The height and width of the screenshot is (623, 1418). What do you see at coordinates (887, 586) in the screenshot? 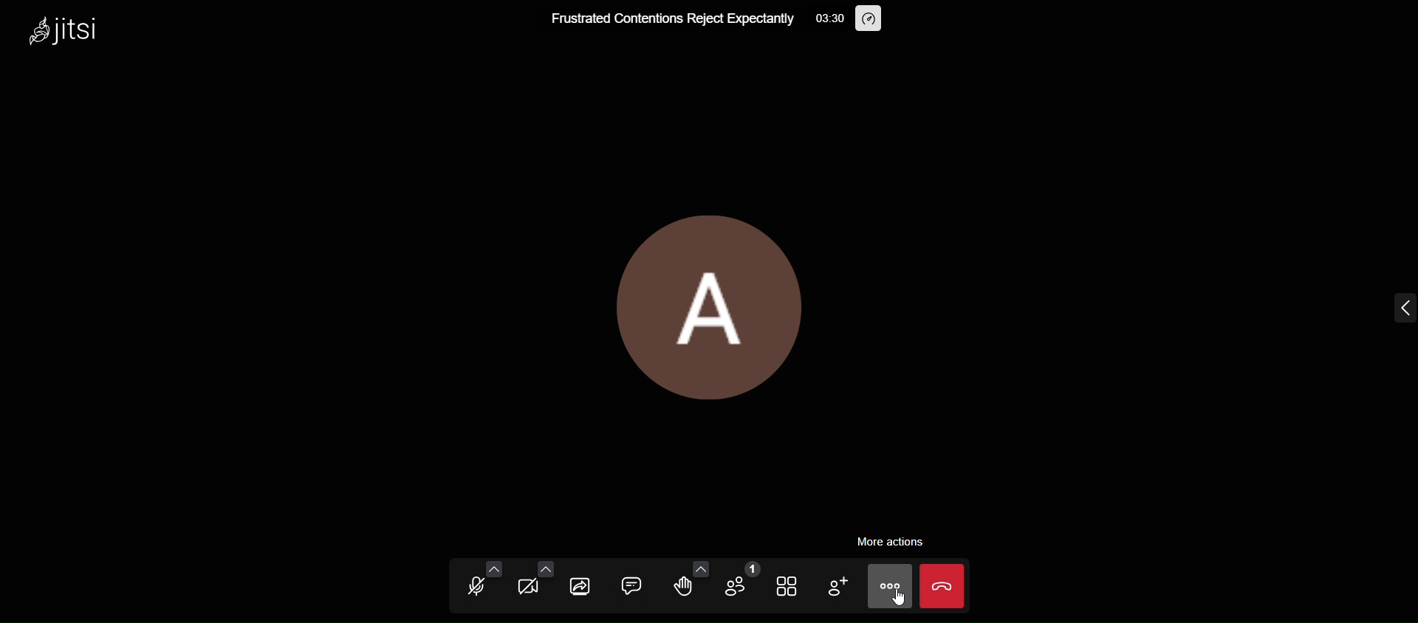
I see `more actions` at bounding box center [887, 586].